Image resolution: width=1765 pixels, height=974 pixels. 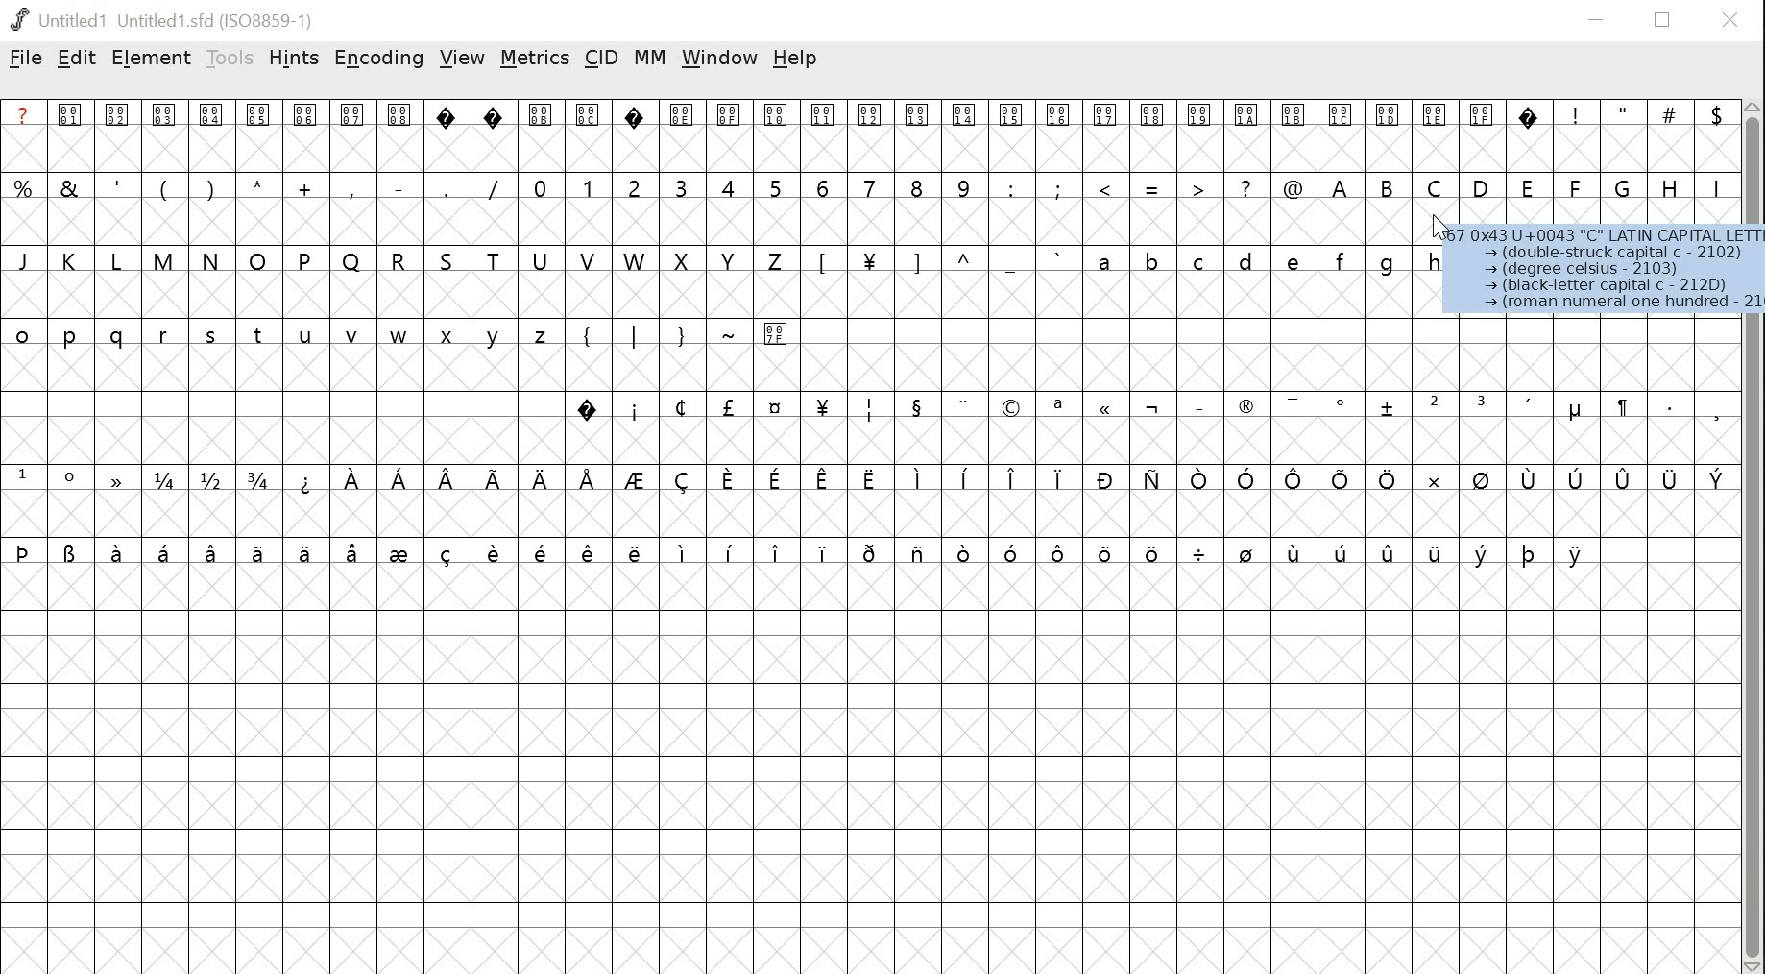 I want to click on metrics, so click(x=534, y=58).